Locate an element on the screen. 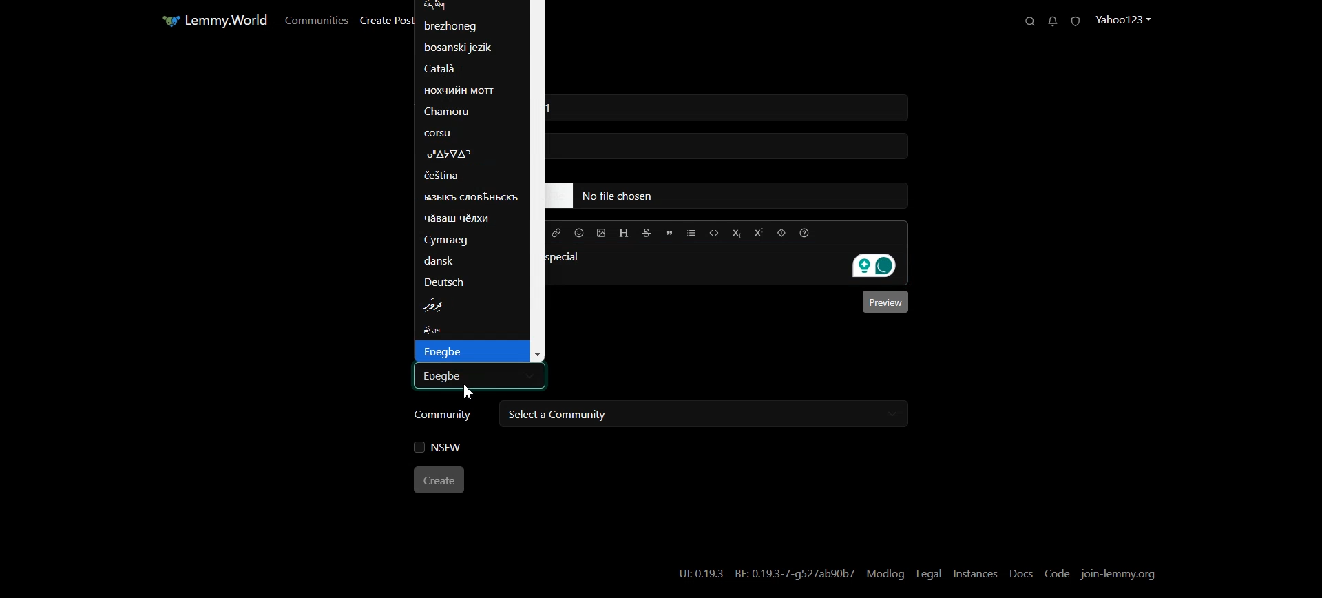  Search is located at coordinates (1026, 21).